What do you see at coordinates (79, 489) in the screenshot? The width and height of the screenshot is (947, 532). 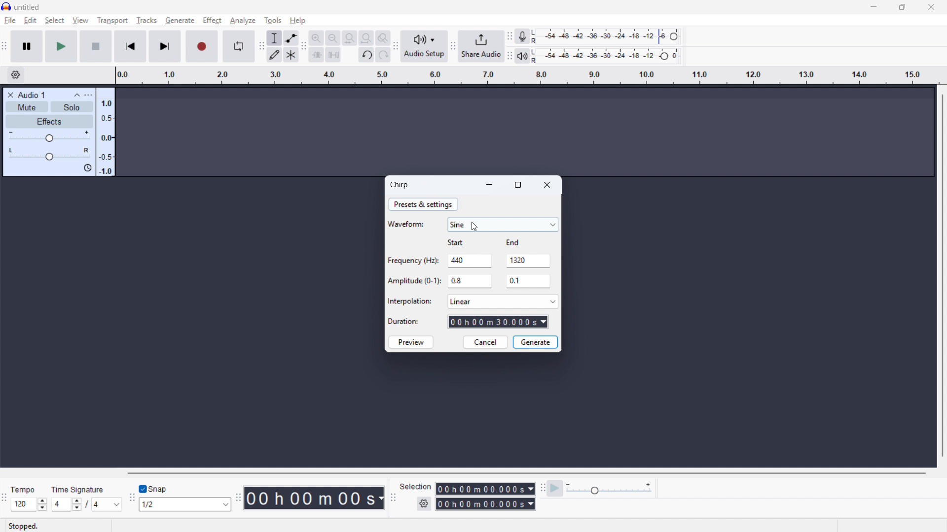 I see `Time signature` at bounding box center [79, 489].